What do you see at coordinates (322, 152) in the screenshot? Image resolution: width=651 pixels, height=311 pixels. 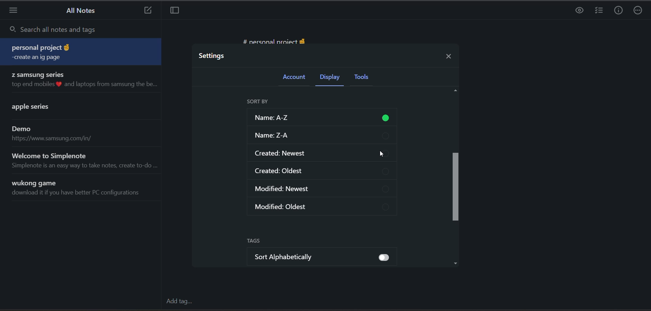 I see `created newest` at bounding box center [322, 152].